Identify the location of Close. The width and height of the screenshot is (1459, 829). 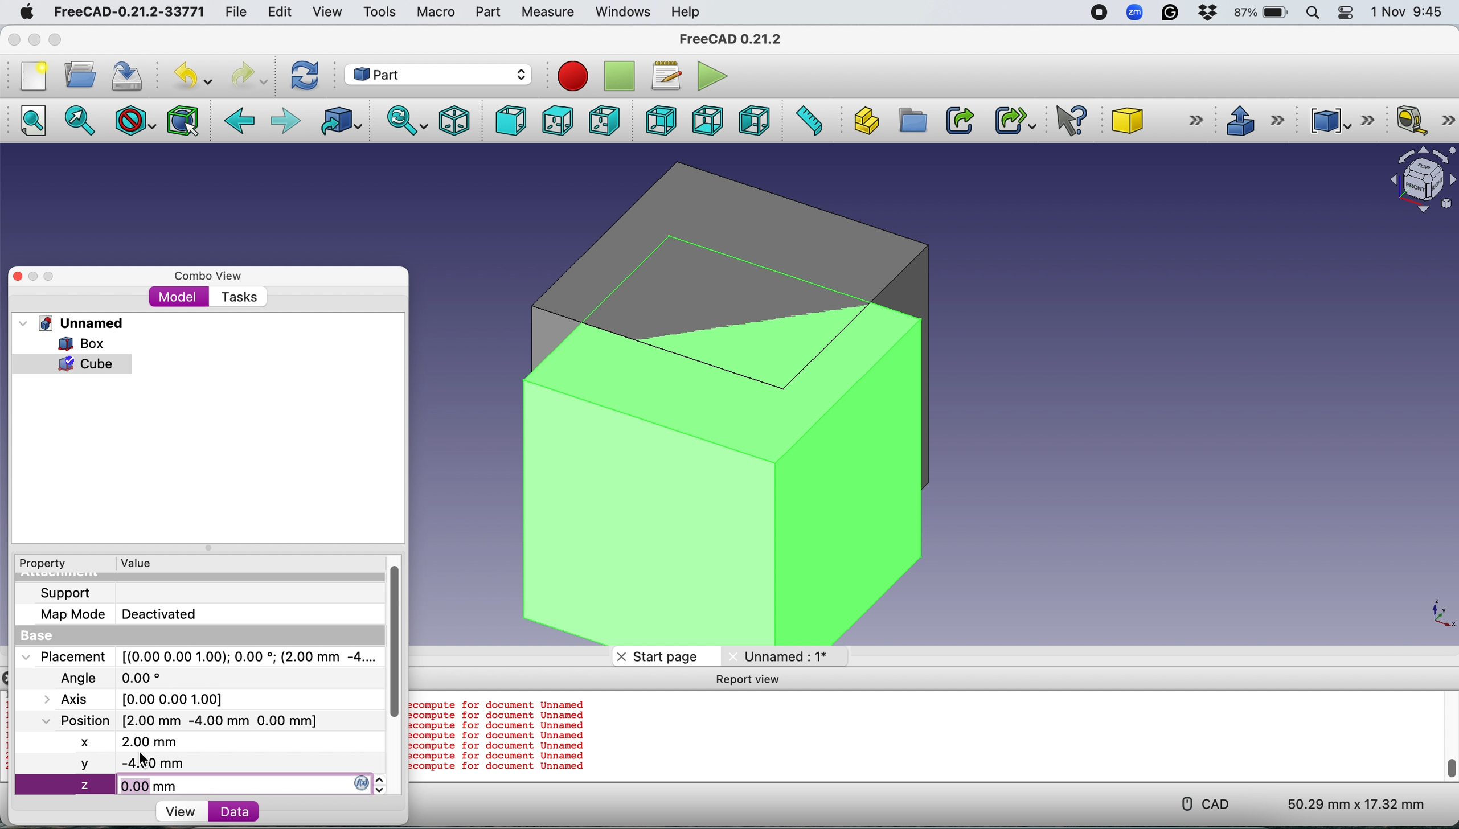
(18, 277).